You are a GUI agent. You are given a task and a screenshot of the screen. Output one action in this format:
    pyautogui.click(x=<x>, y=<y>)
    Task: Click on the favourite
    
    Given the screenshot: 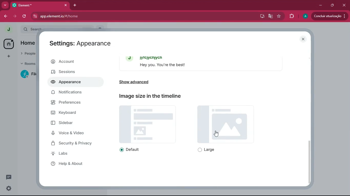 What is the action you would take?
    pyautogui.click(x=279, y=17)
    